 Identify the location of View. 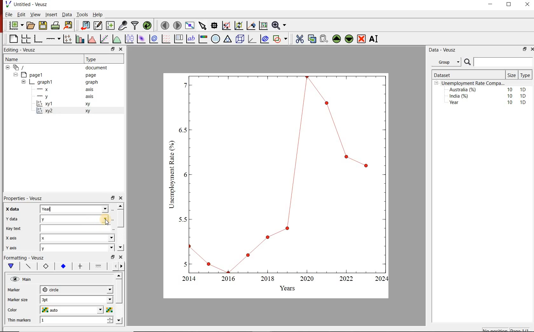
(35, 15).